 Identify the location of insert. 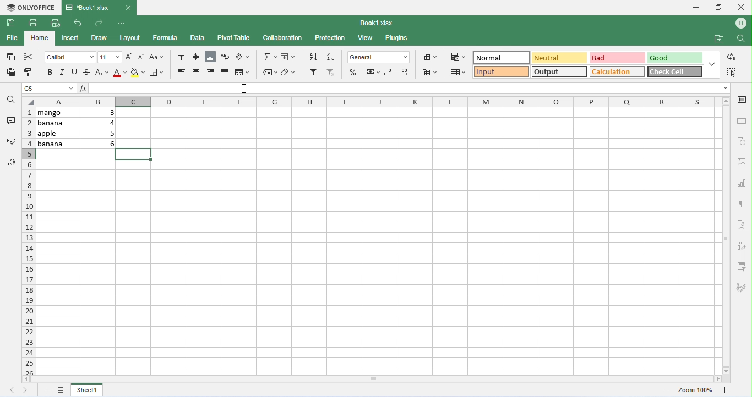
(70, 39).